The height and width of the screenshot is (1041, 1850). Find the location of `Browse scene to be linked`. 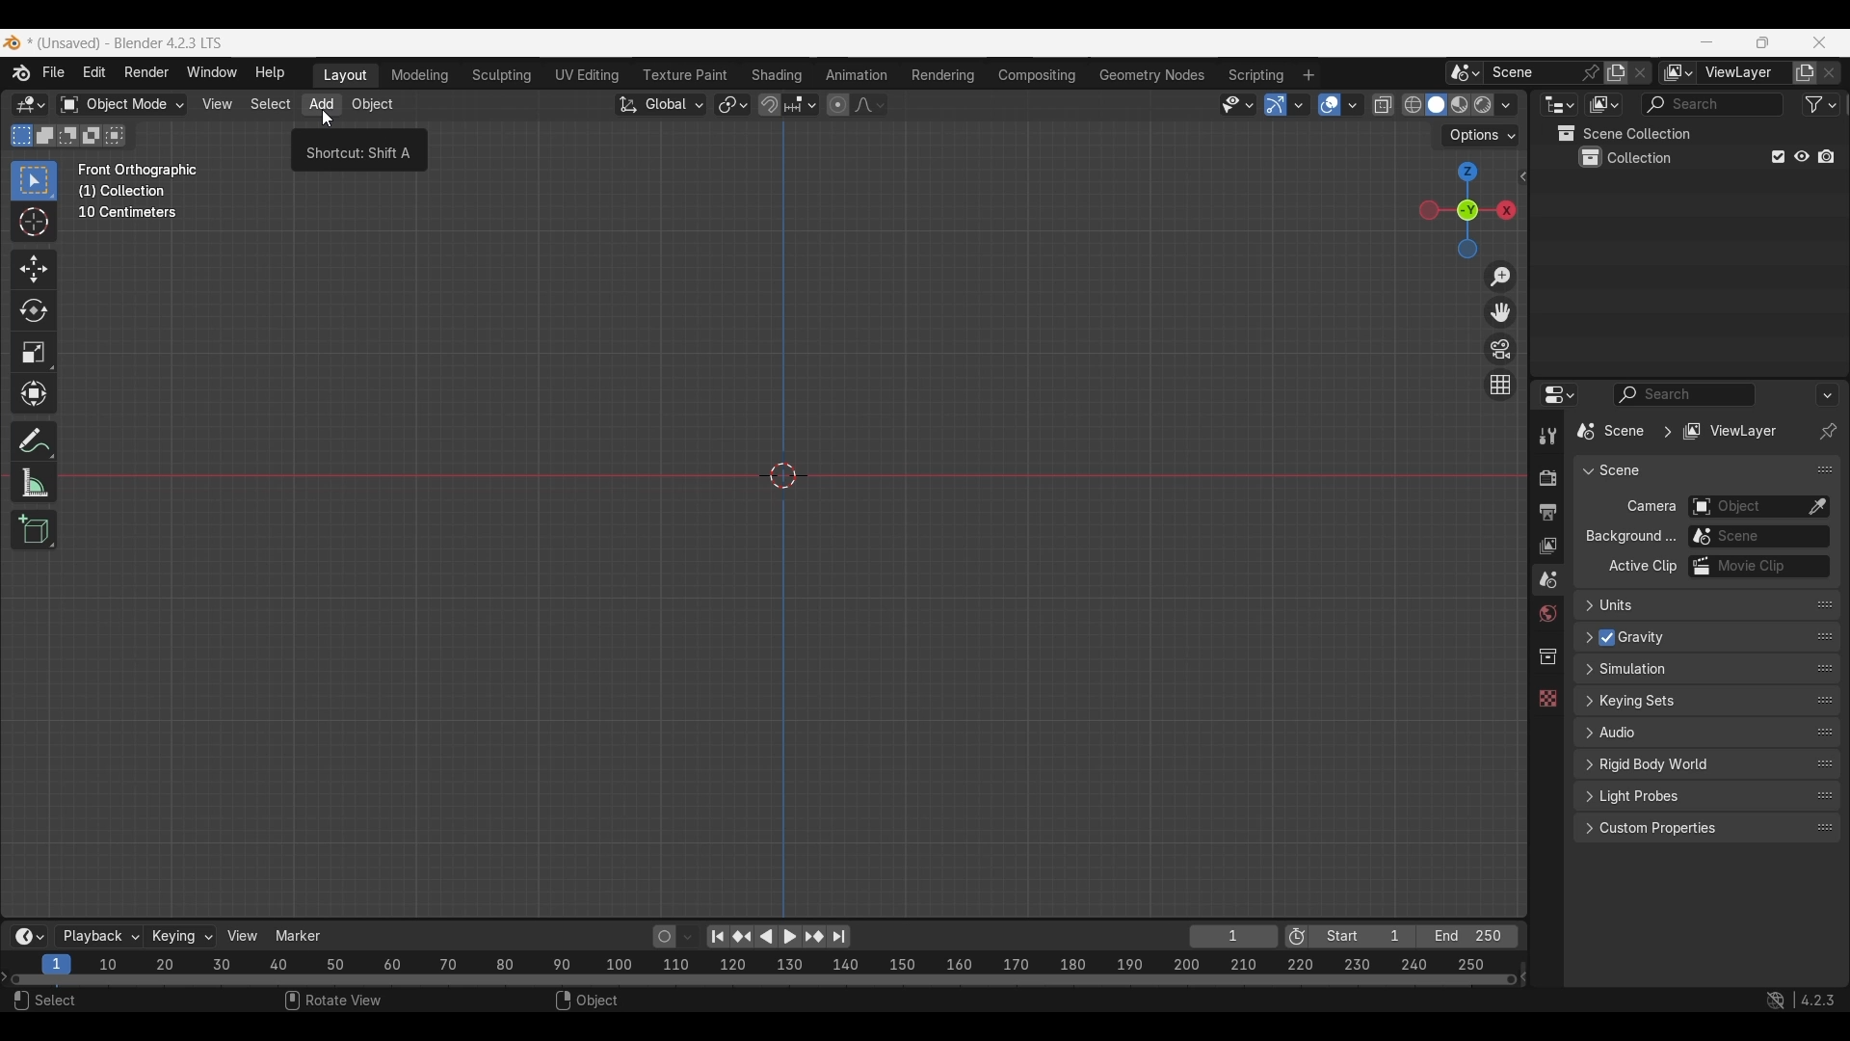

Browse scene to be linked is located at coordinates (1465, 73).